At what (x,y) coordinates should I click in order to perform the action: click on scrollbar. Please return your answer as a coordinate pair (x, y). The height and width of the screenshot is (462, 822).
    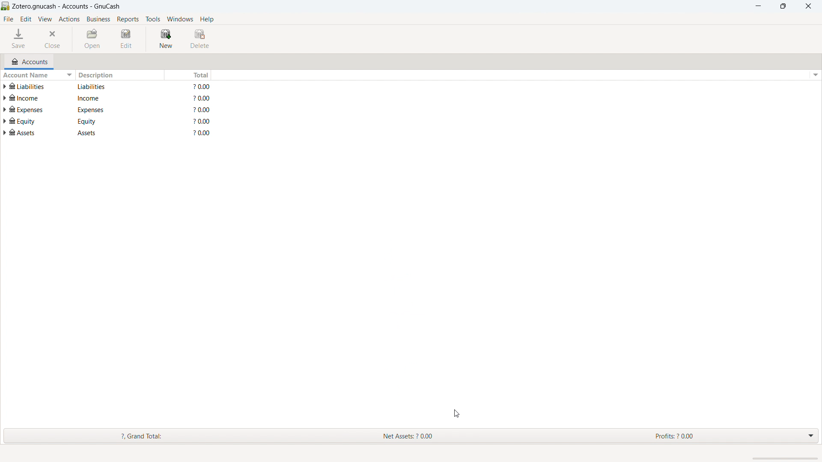
    Looking at the image, I should click on (787, 459).